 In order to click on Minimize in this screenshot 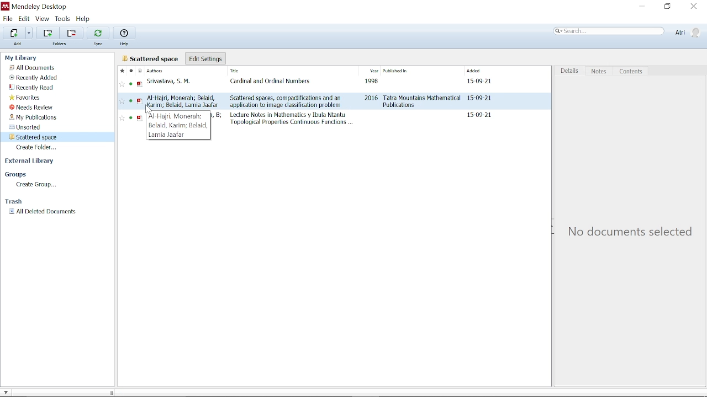, I will do `click(642, 7)`.